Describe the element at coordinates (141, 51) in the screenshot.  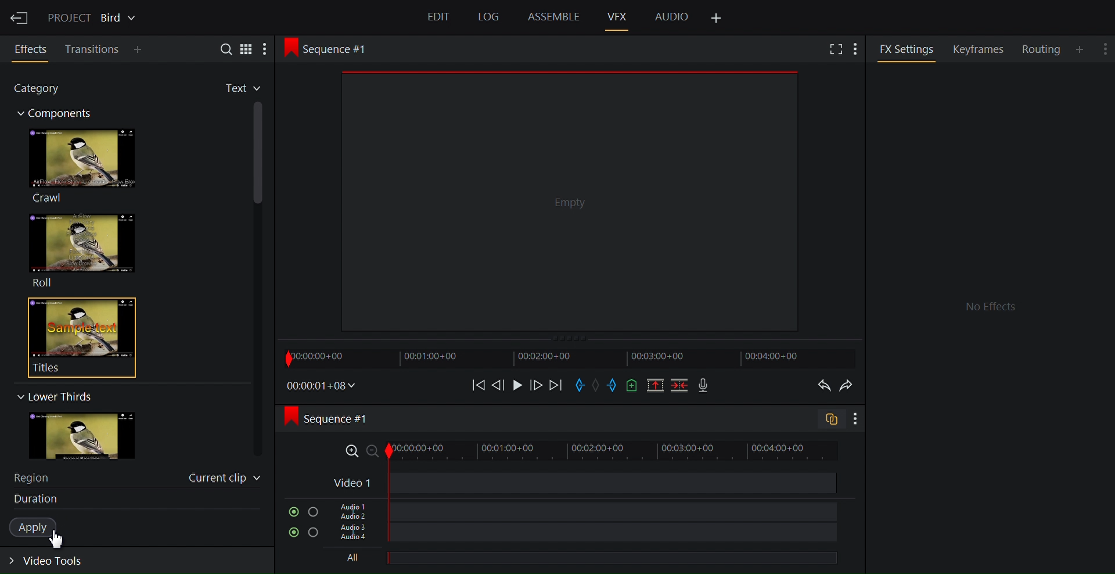
I see `Add Panel` at that location.